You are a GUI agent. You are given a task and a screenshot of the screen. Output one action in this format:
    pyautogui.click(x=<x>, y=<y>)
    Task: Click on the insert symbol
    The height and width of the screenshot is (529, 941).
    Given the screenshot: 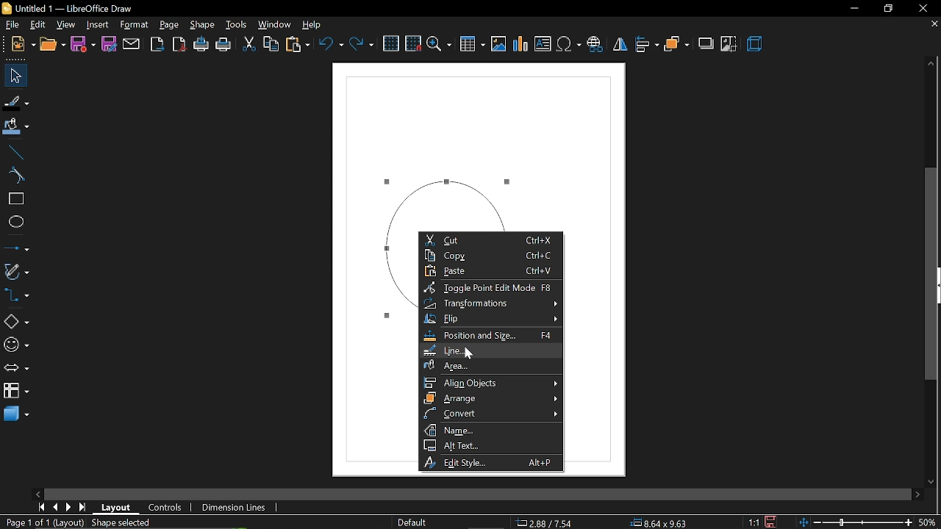 What is the action you would take?
    pyautogui.click(x=568, y=44)
    